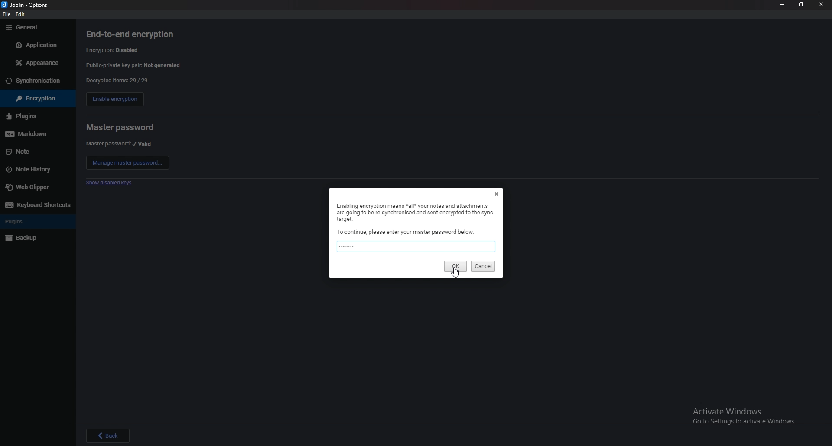 The height and width of the screenshot is (446, 832). Describe the element at coordinates (109, 184) in the screenshot. I see `show disabled keys` at that location.